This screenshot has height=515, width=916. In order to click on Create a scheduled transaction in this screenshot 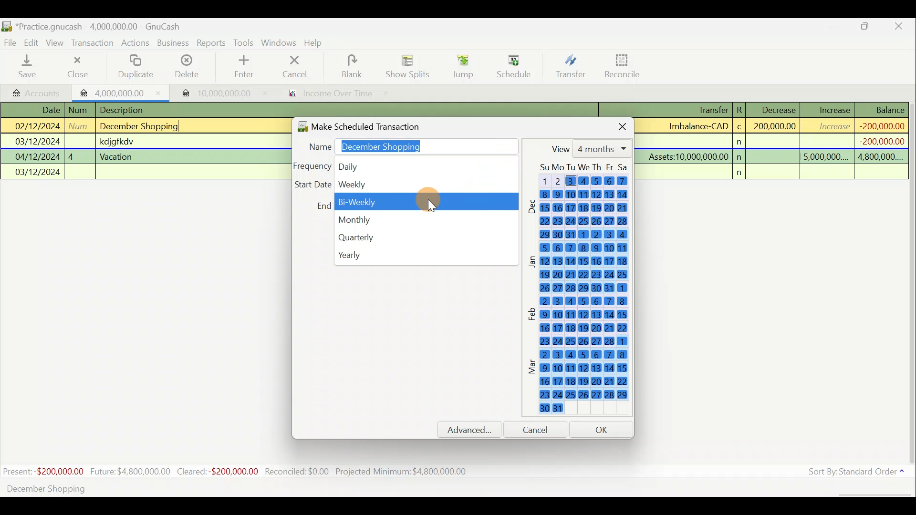, I will do `click(290, 488)`.